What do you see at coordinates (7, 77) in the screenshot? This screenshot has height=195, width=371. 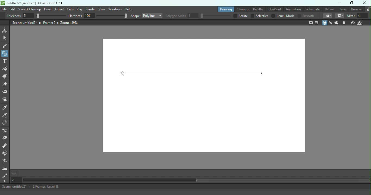 I see `Paint Brush tool` at bounding box center [7, 77].